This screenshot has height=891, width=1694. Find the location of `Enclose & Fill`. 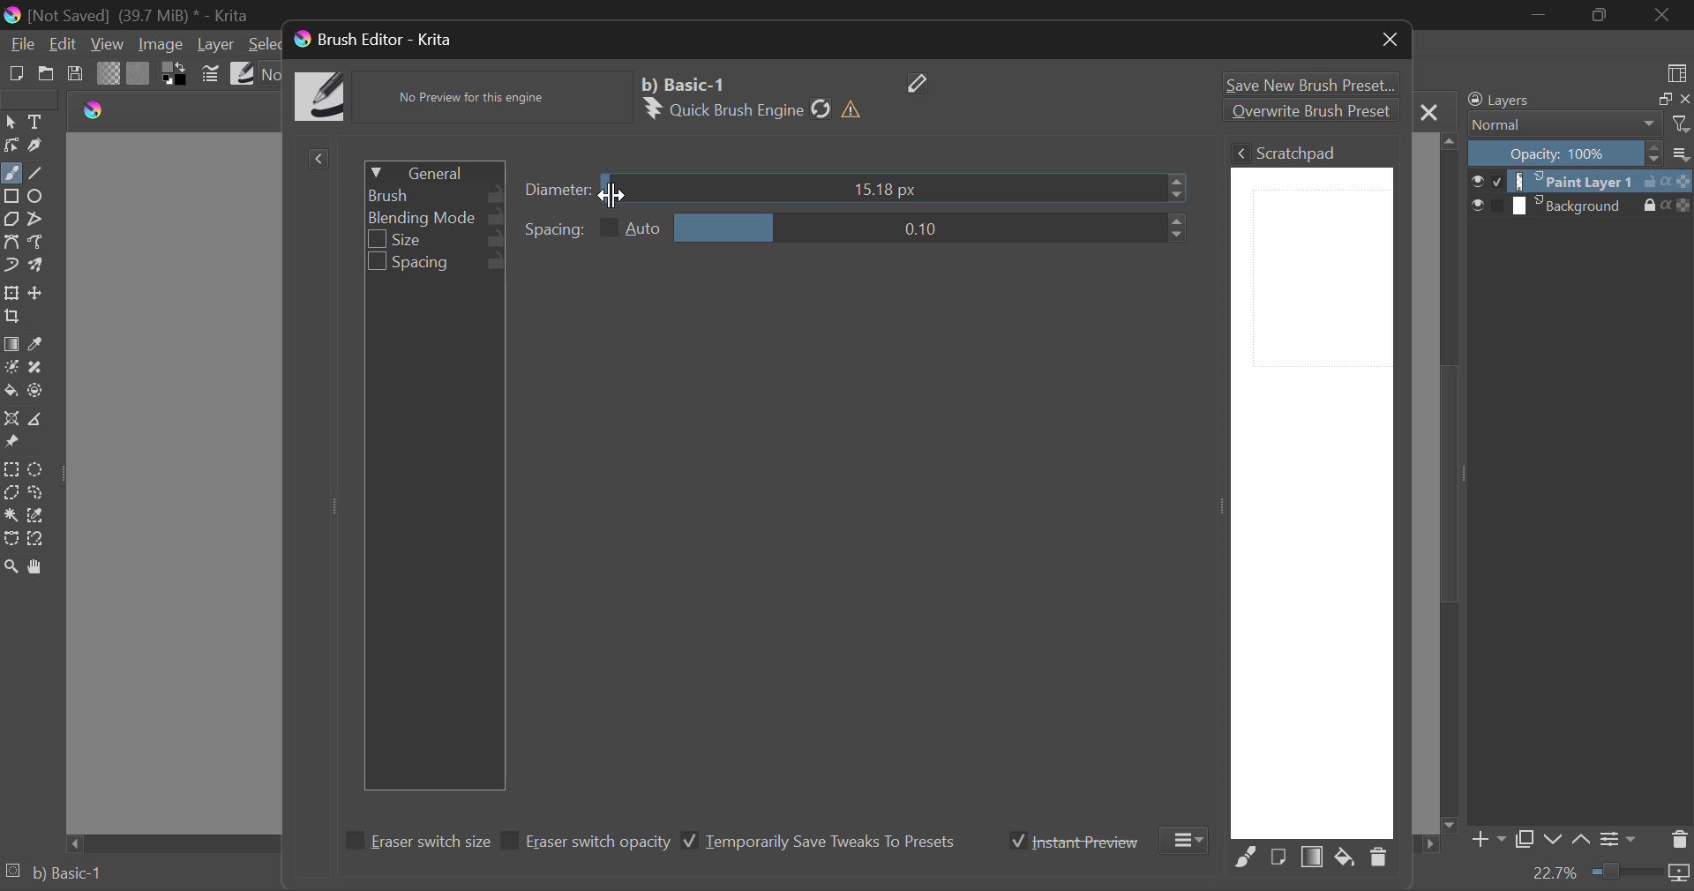

Enclose & Fill is located at coordinates (36, 390).